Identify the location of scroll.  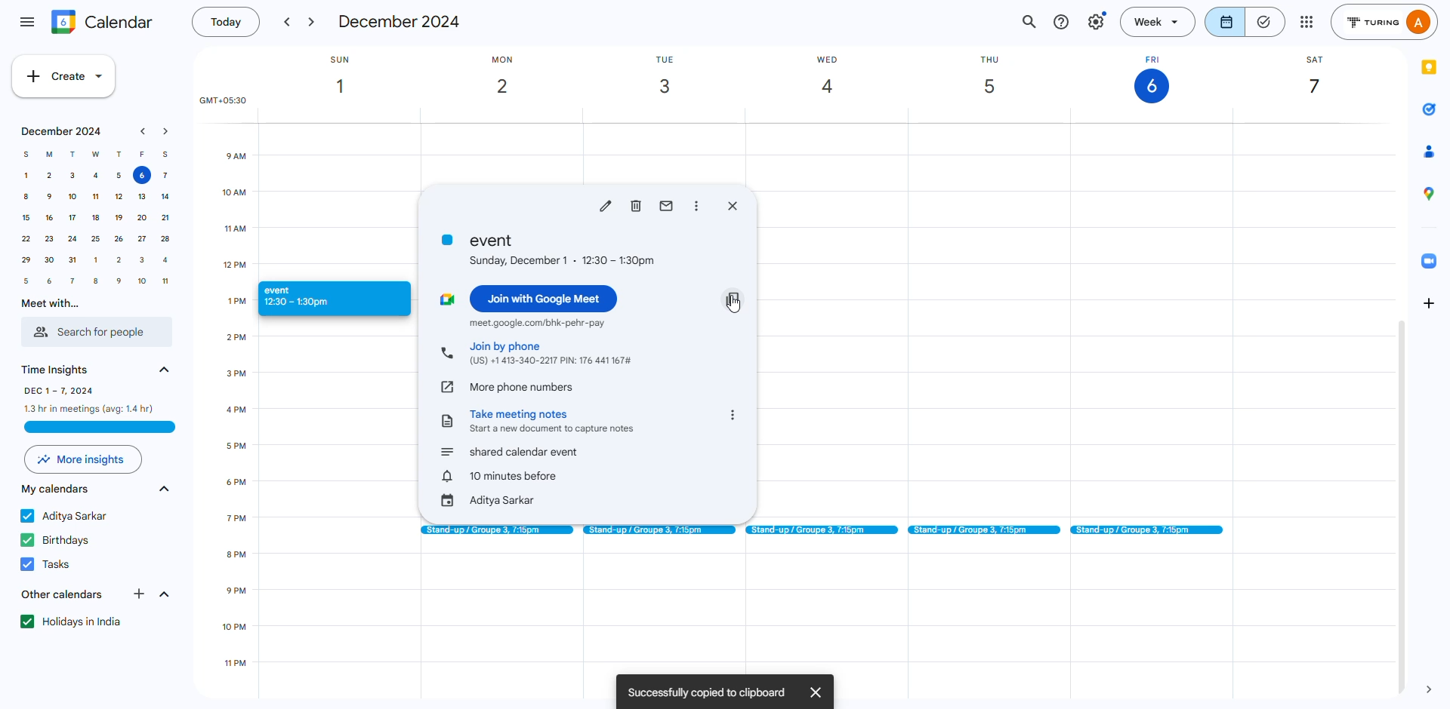
(1400, 507).